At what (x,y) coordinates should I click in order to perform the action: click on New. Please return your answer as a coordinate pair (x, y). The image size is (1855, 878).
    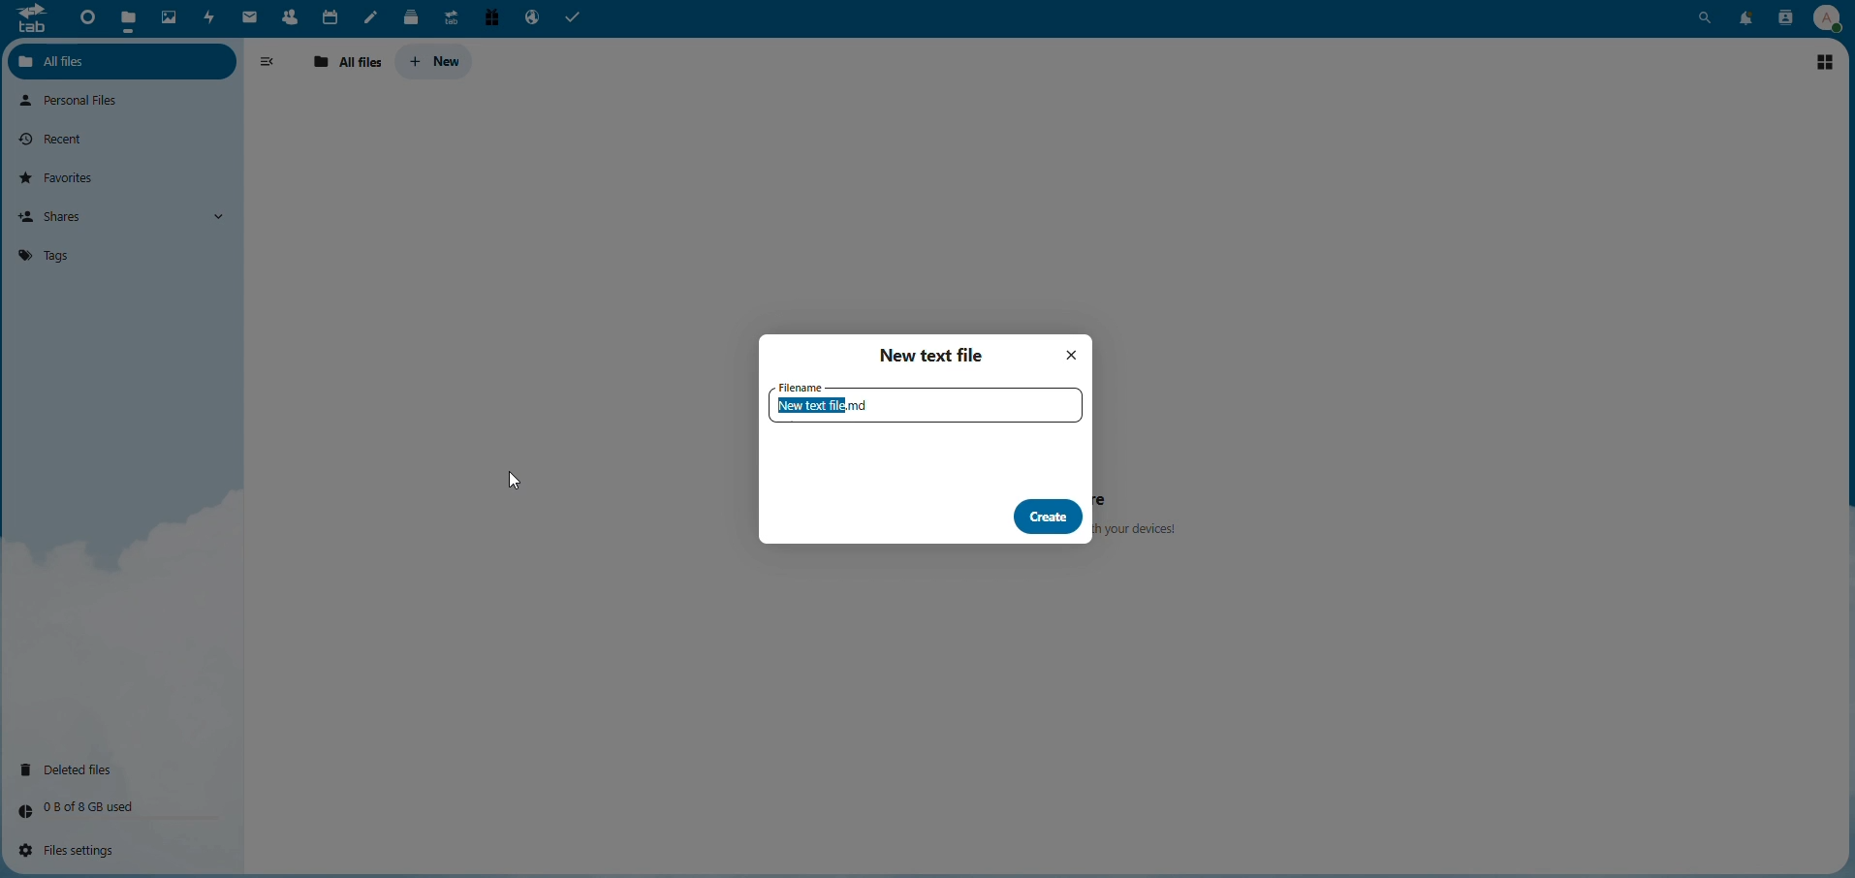
    Looking at the image, I should click on (436, 60).